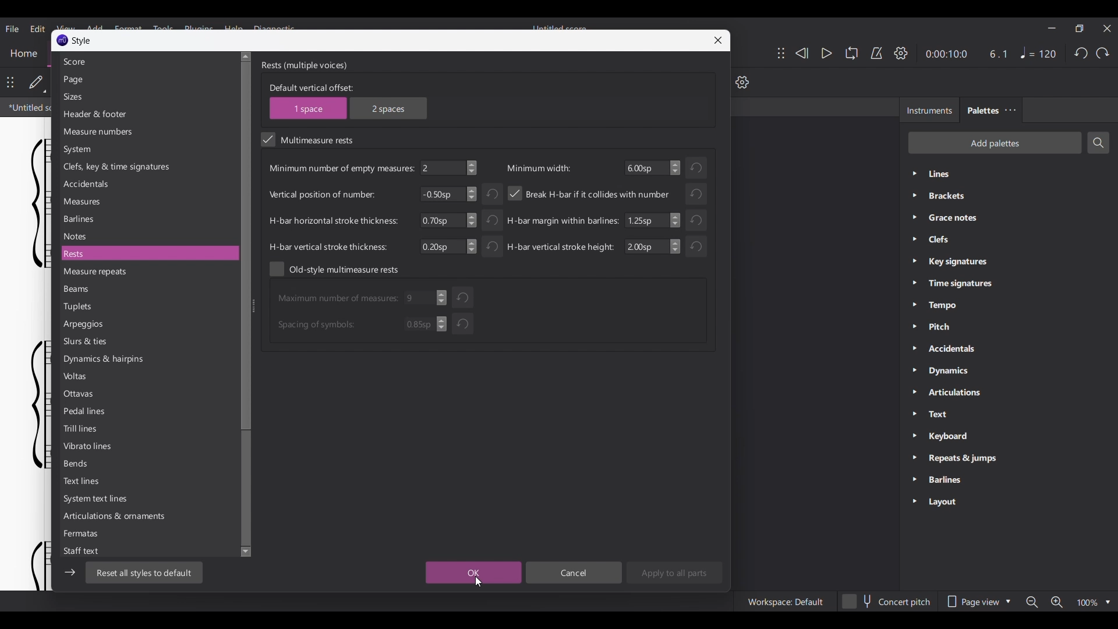 This screenshot has width=1118, height=629. What do you see at coordinates (826, 54) in the screenshot?
I see `Play` at bounding box center [826, 54].